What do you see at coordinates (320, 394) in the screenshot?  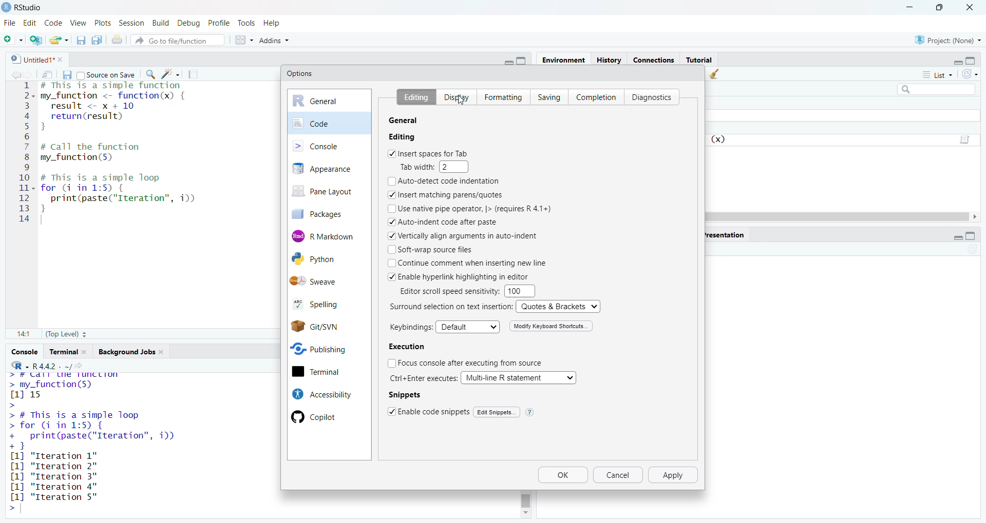 I see `Accessibility` at bounding box center [320, 394].